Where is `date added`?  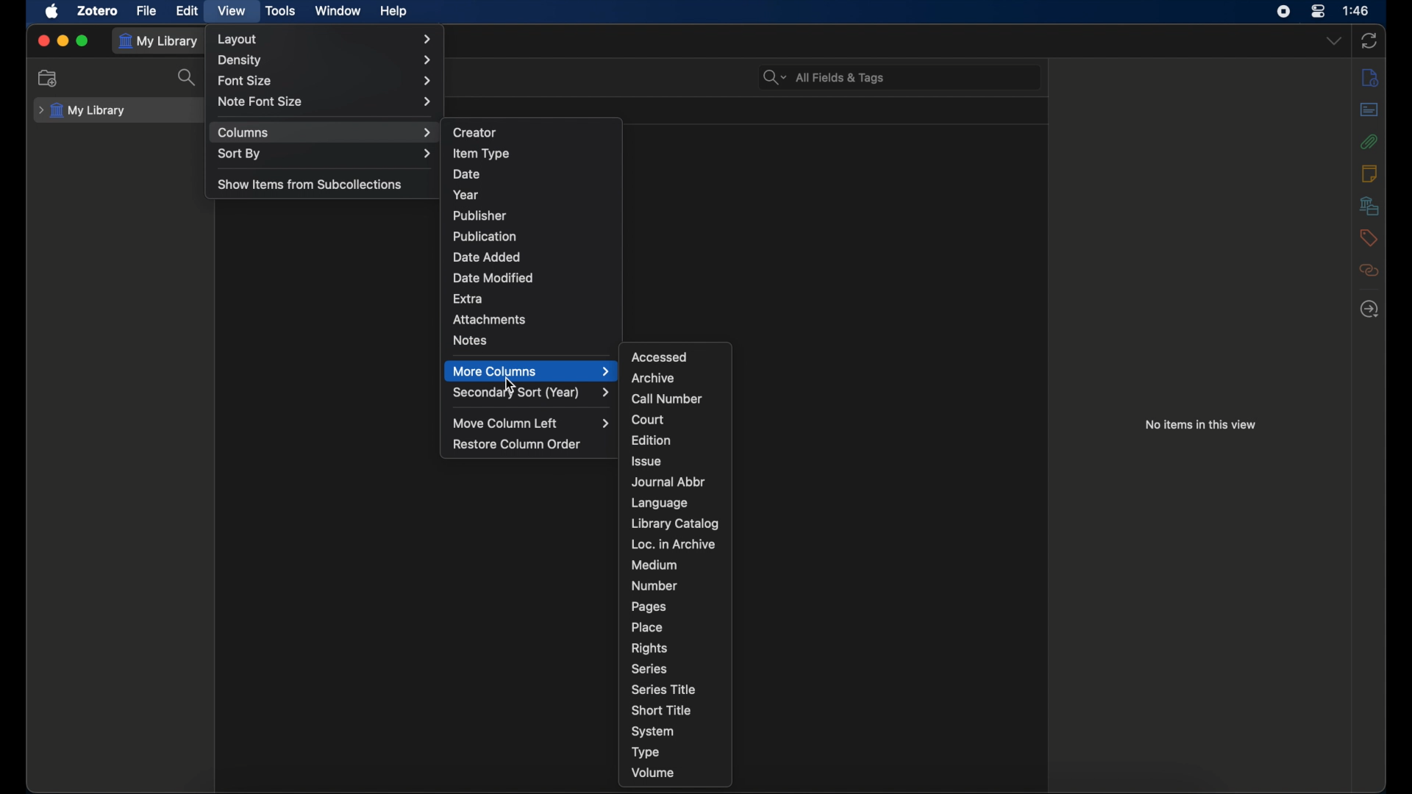
date added is located at coordinates (487, 256).